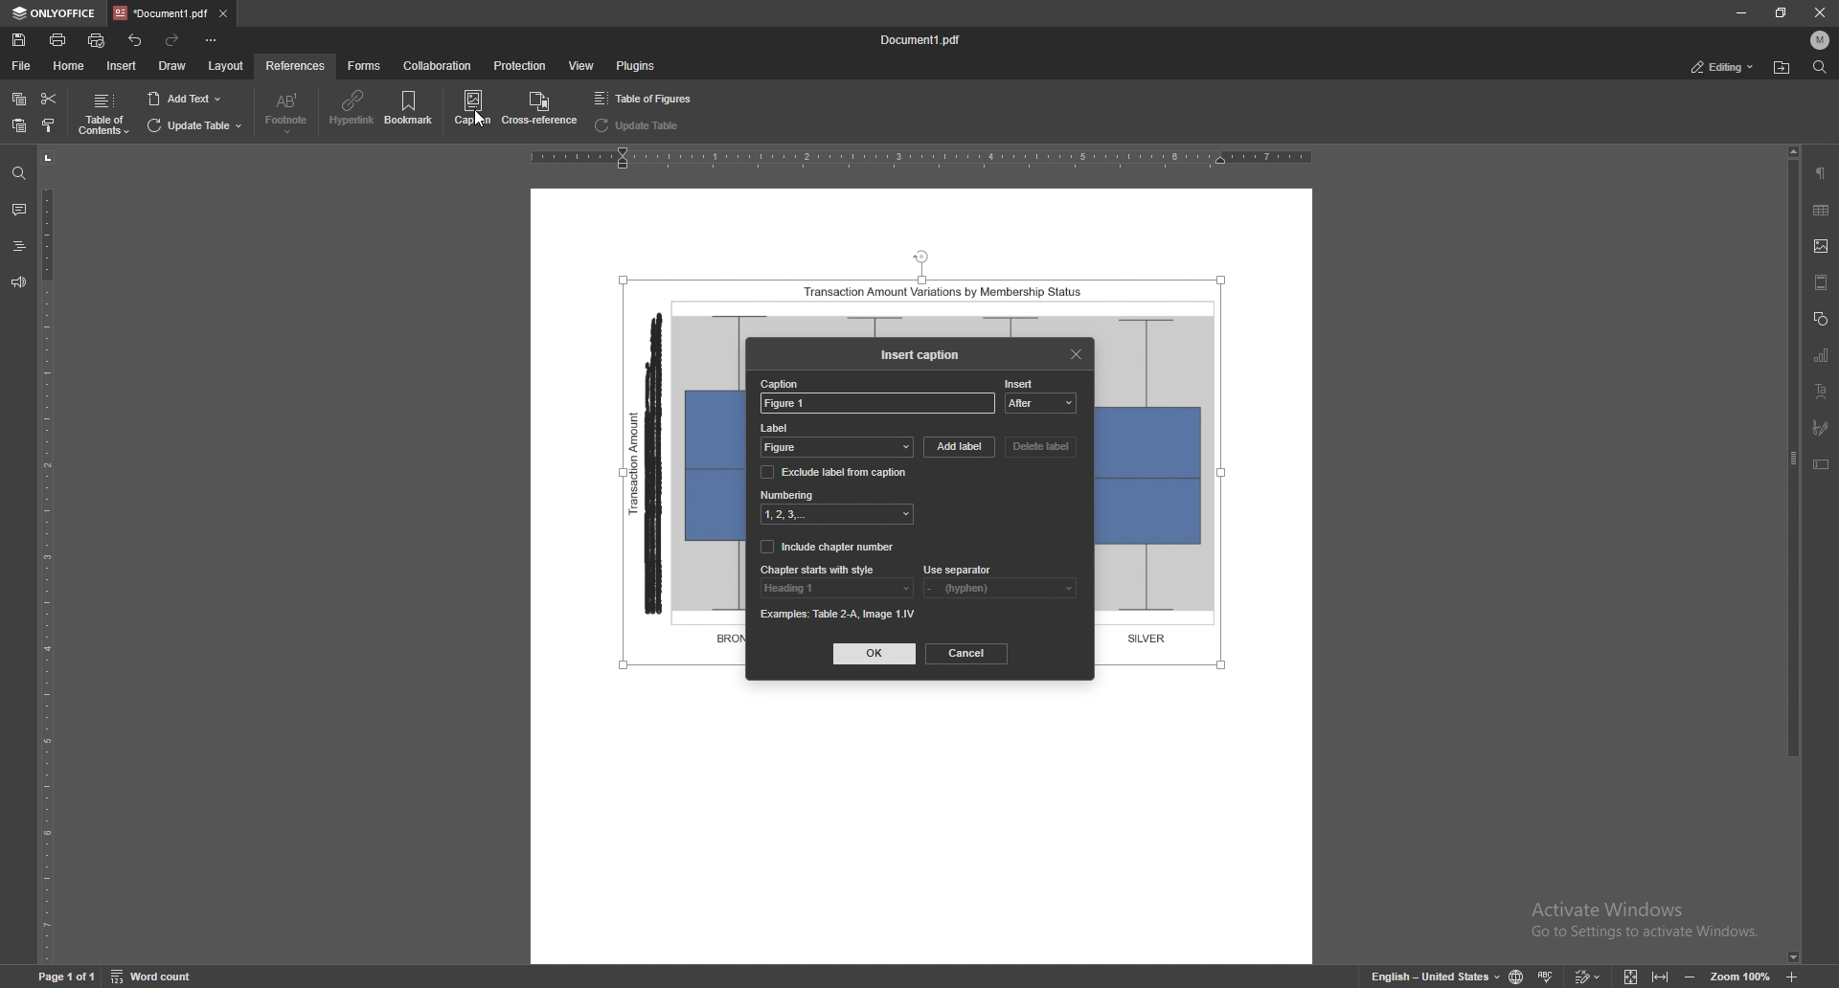  I want to click on exclude label from caption, so click(837, 472).